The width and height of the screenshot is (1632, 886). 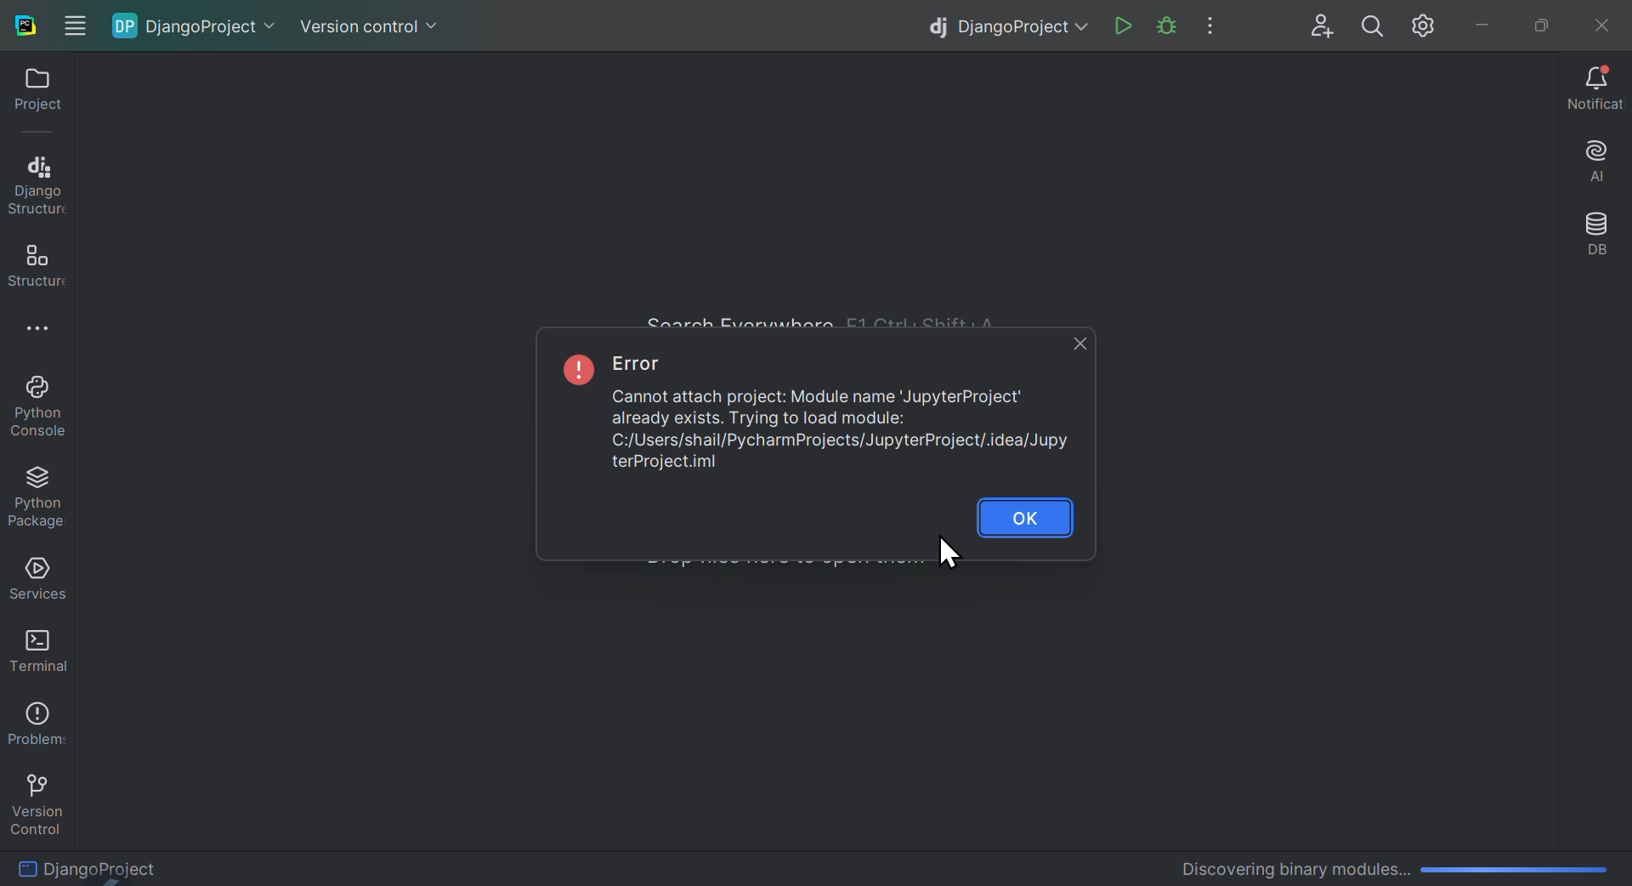 I want to click on Settings, so click(x=1427, y=26).